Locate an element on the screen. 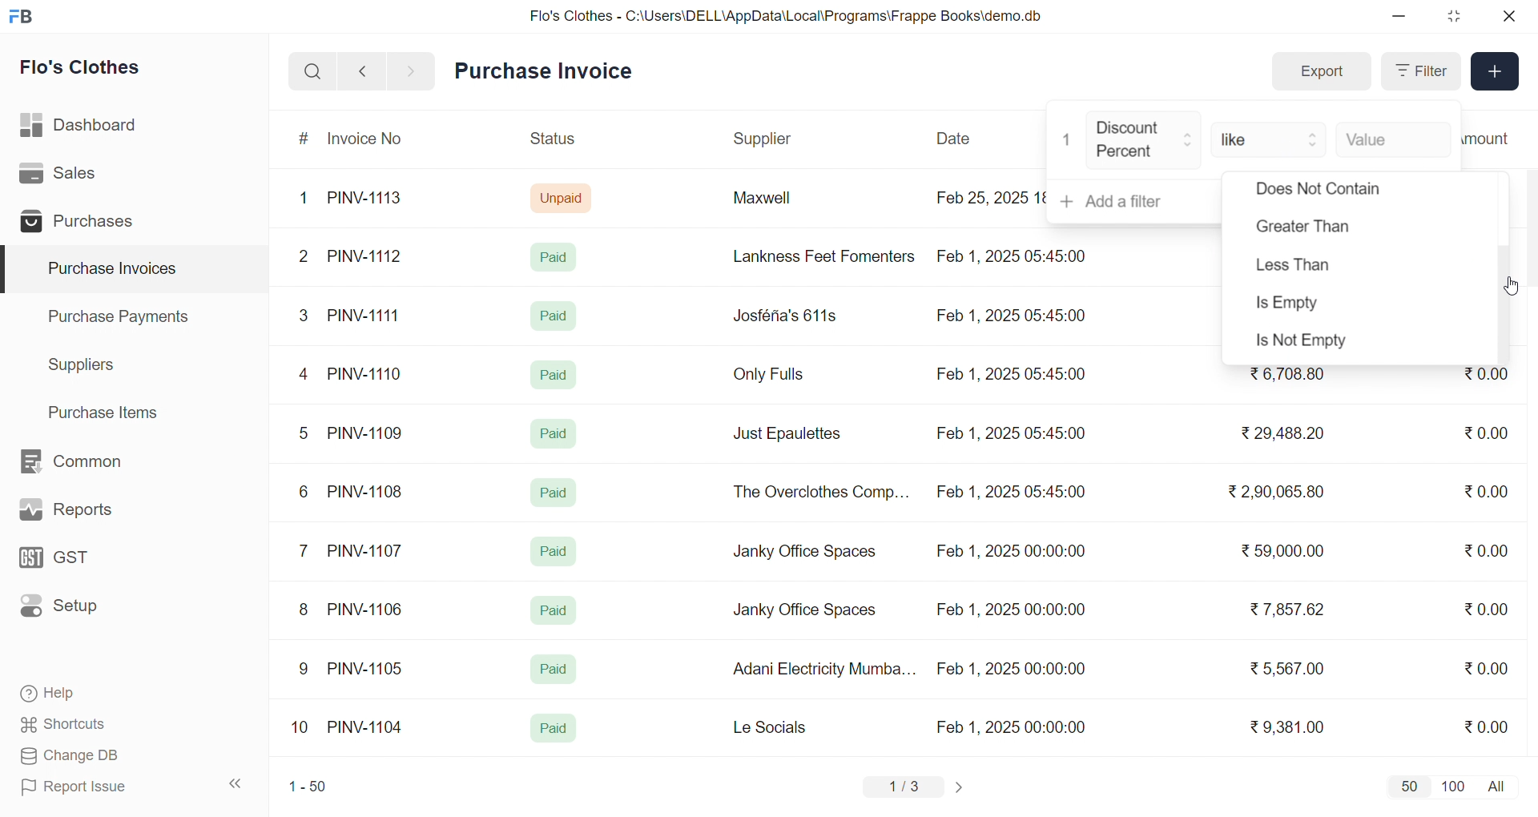 Image resolution: width=1538 pixels, height=817 pixels. Setup is located at coordinates (83, 611).